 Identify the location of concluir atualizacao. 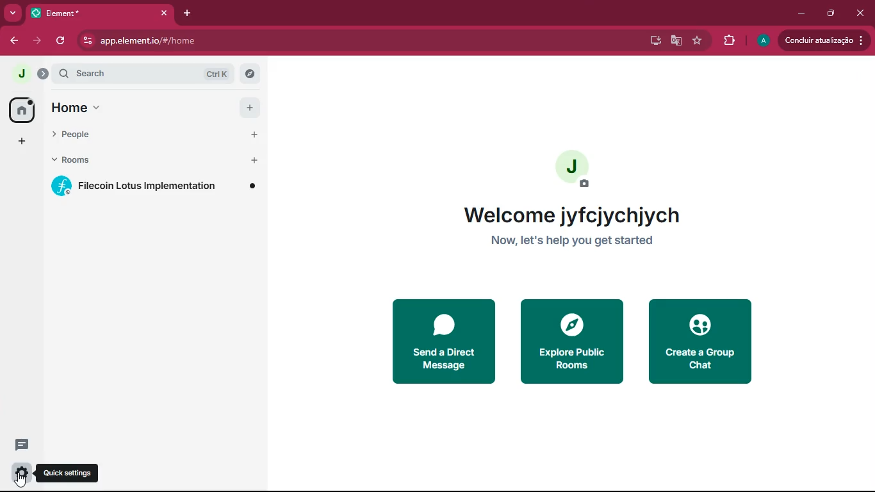
(824, 40).